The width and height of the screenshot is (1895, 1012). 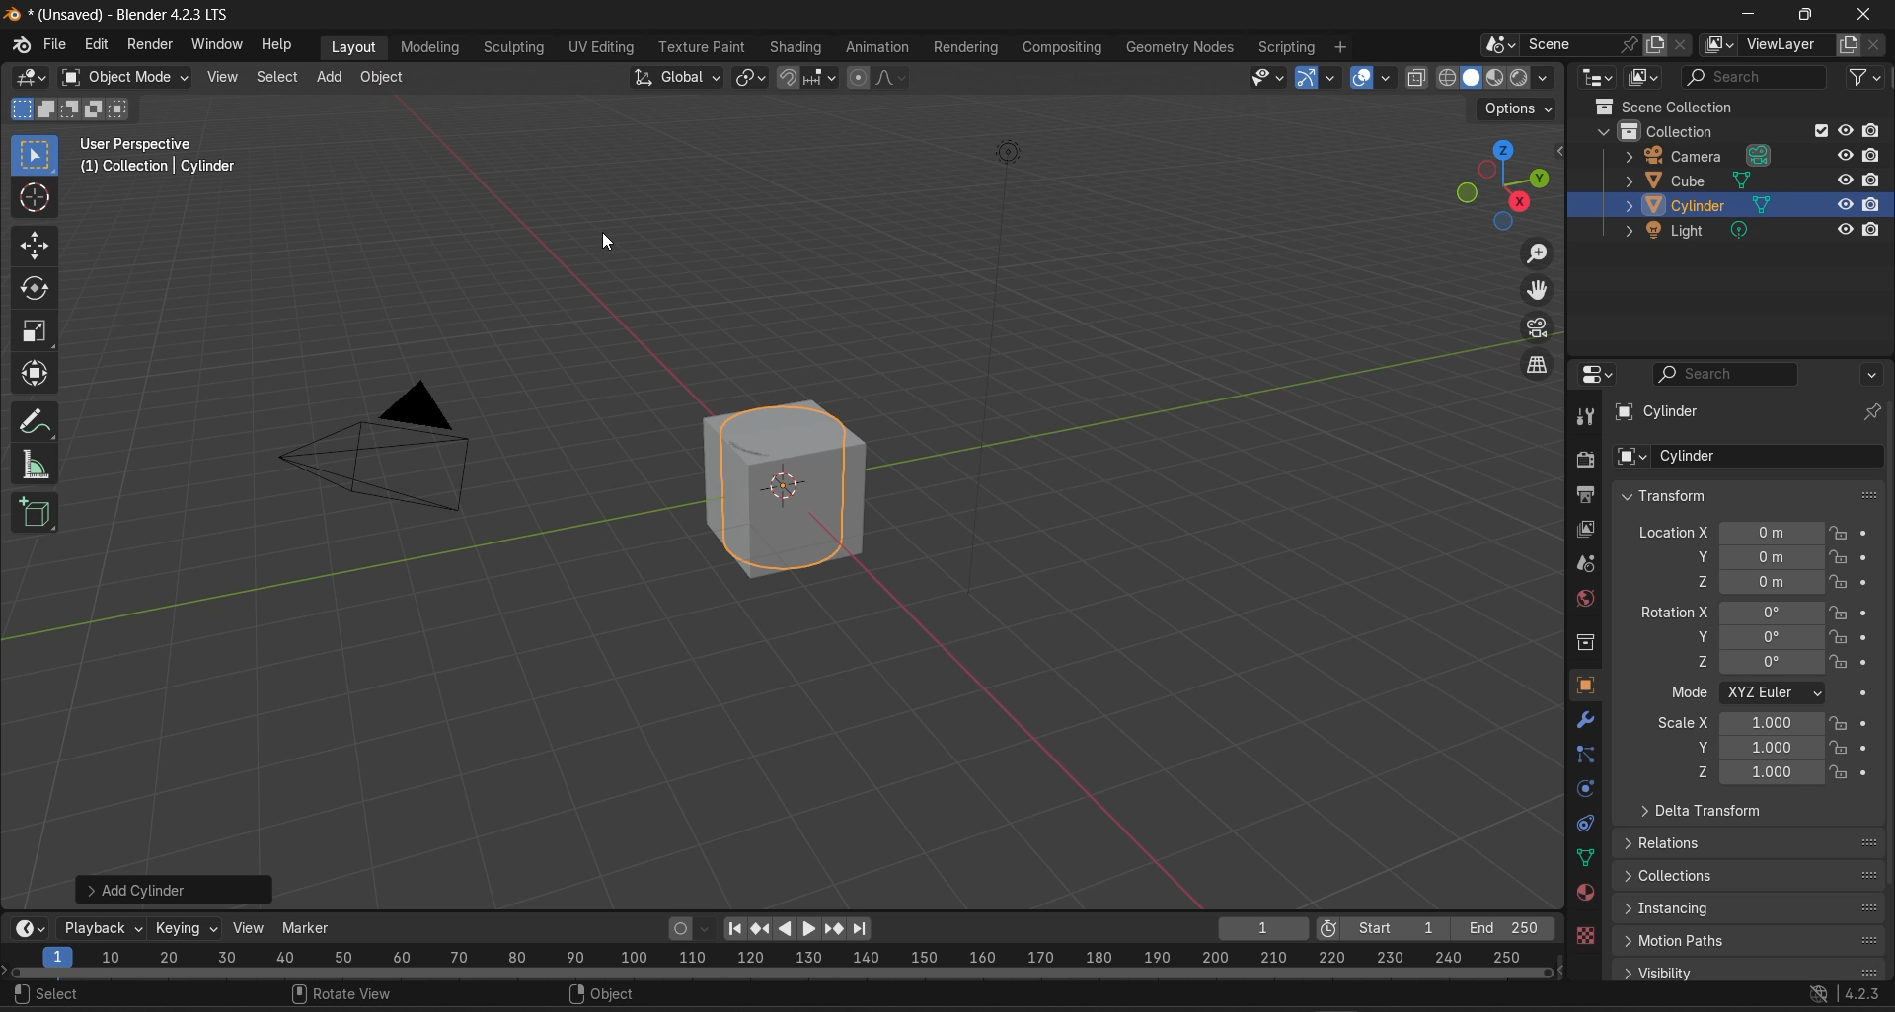 What do you see at coordinates (1875, 46) in the screenshot?
I see `remove view layer` at bounding box center [1875, 46].